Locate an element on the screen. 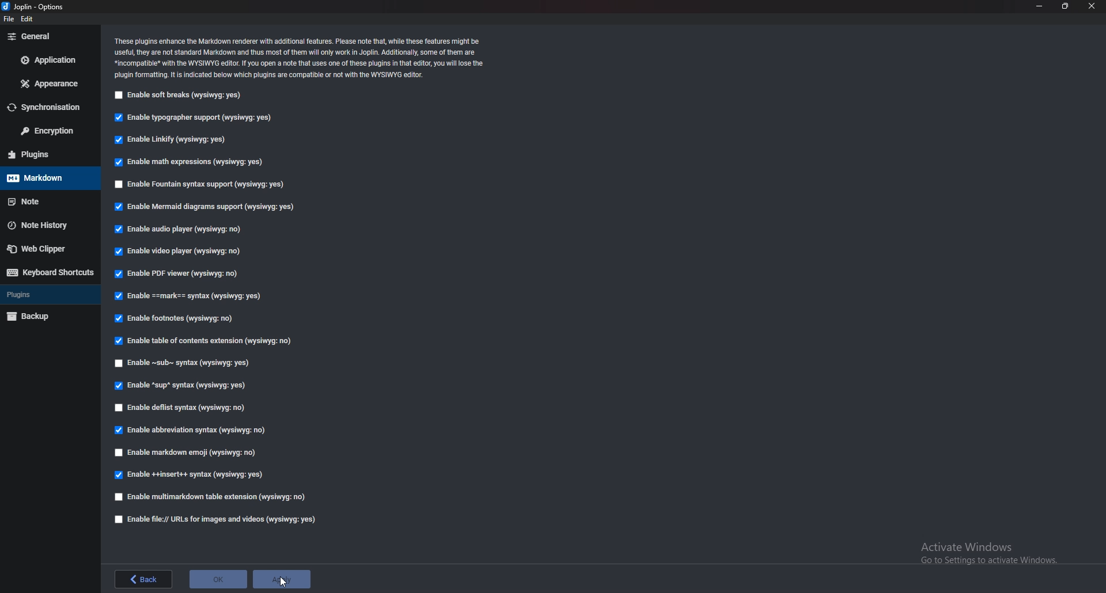 Image resolution: width=1106 pixels, height=593 pixels. edit is located at coordinates (28, 19).